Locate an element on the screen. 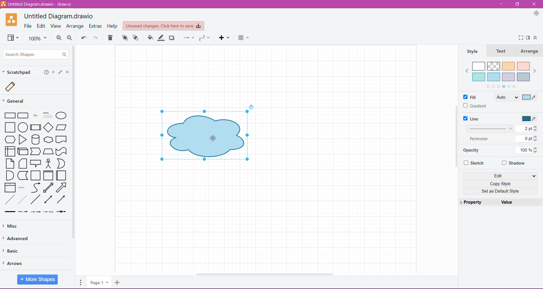 Image resolution: width=543 pixels, height=289 pixels. Page-1 is located at coordinates (98, 282).